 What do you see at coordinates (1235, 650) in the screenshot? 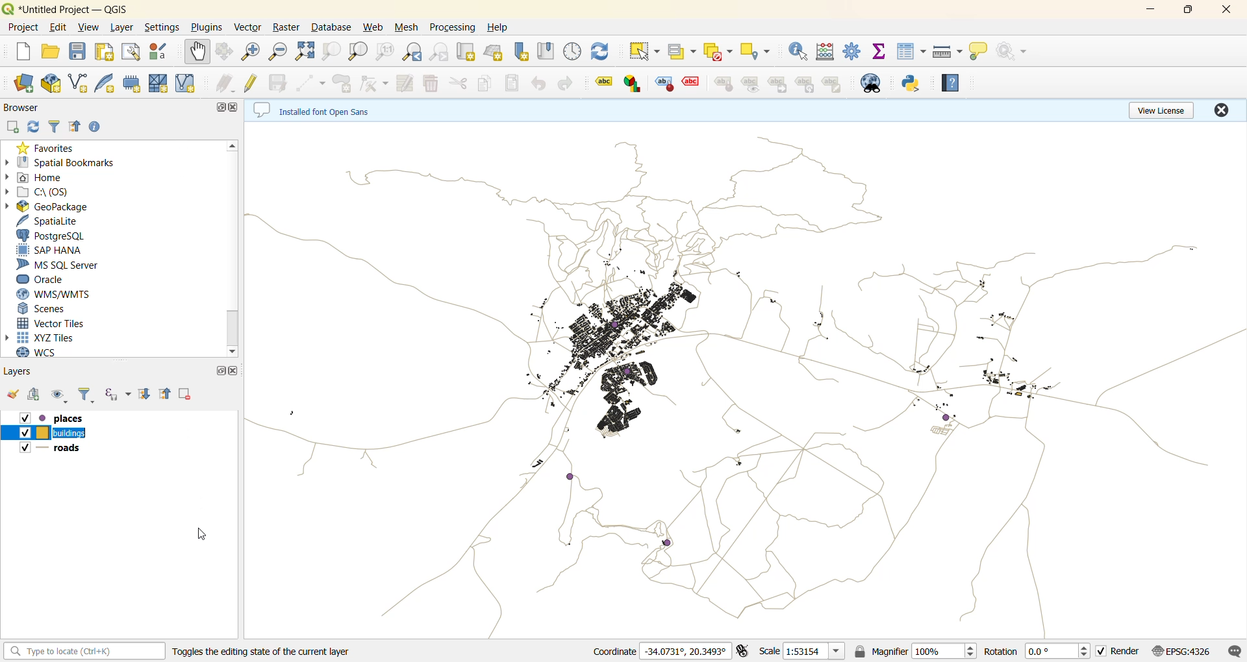
I see `log messages` at bounding box center [1235, 650].